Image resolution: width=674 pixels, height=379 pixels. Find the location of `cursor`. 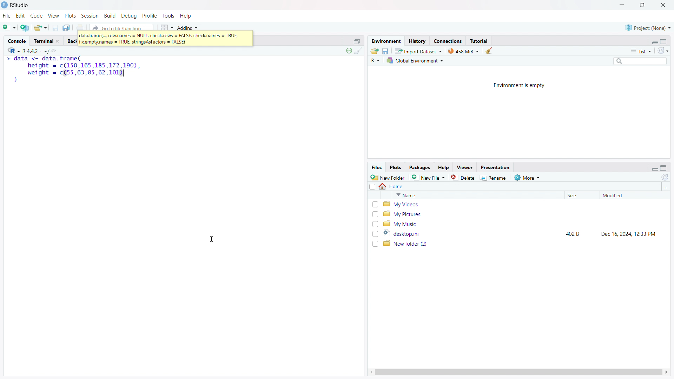

cursor is located at coordinates (212, 239).